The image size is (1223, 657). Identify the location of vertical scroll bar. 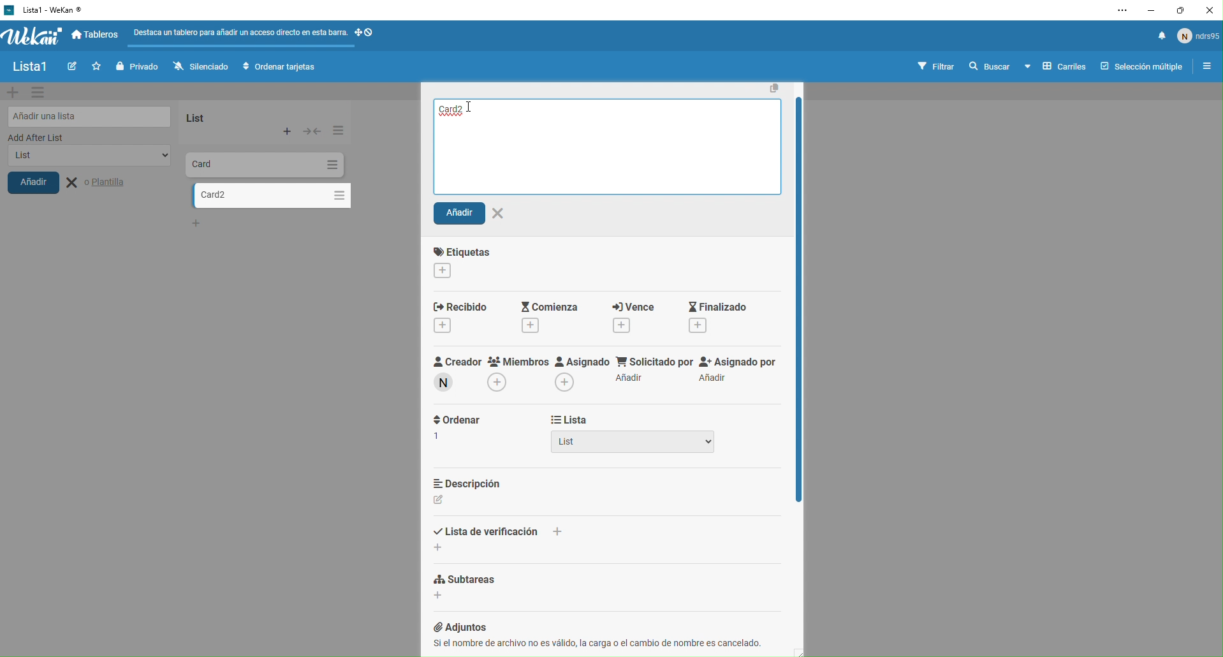
(803, 337).